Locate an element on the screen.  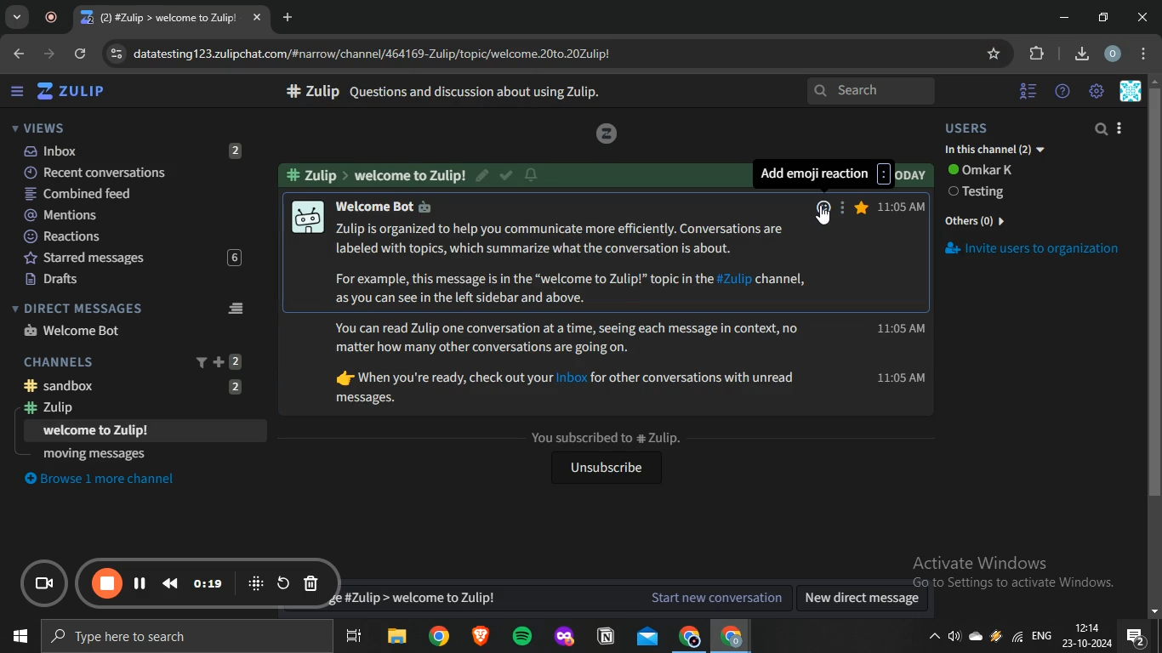
message actions is located at coordinates (840, 206).